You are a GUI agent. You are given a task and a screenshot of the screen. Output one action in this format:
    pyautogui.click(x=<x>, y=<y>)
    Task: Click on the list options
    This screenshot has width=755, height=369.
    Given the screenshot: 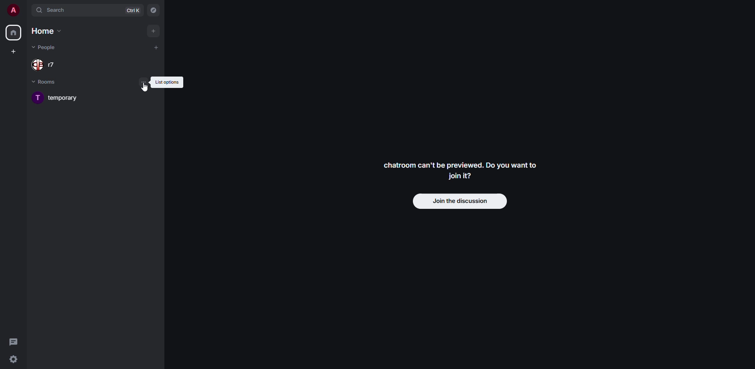 What is the action you would take?
    pyautogui.click(x=144, y=81)
    